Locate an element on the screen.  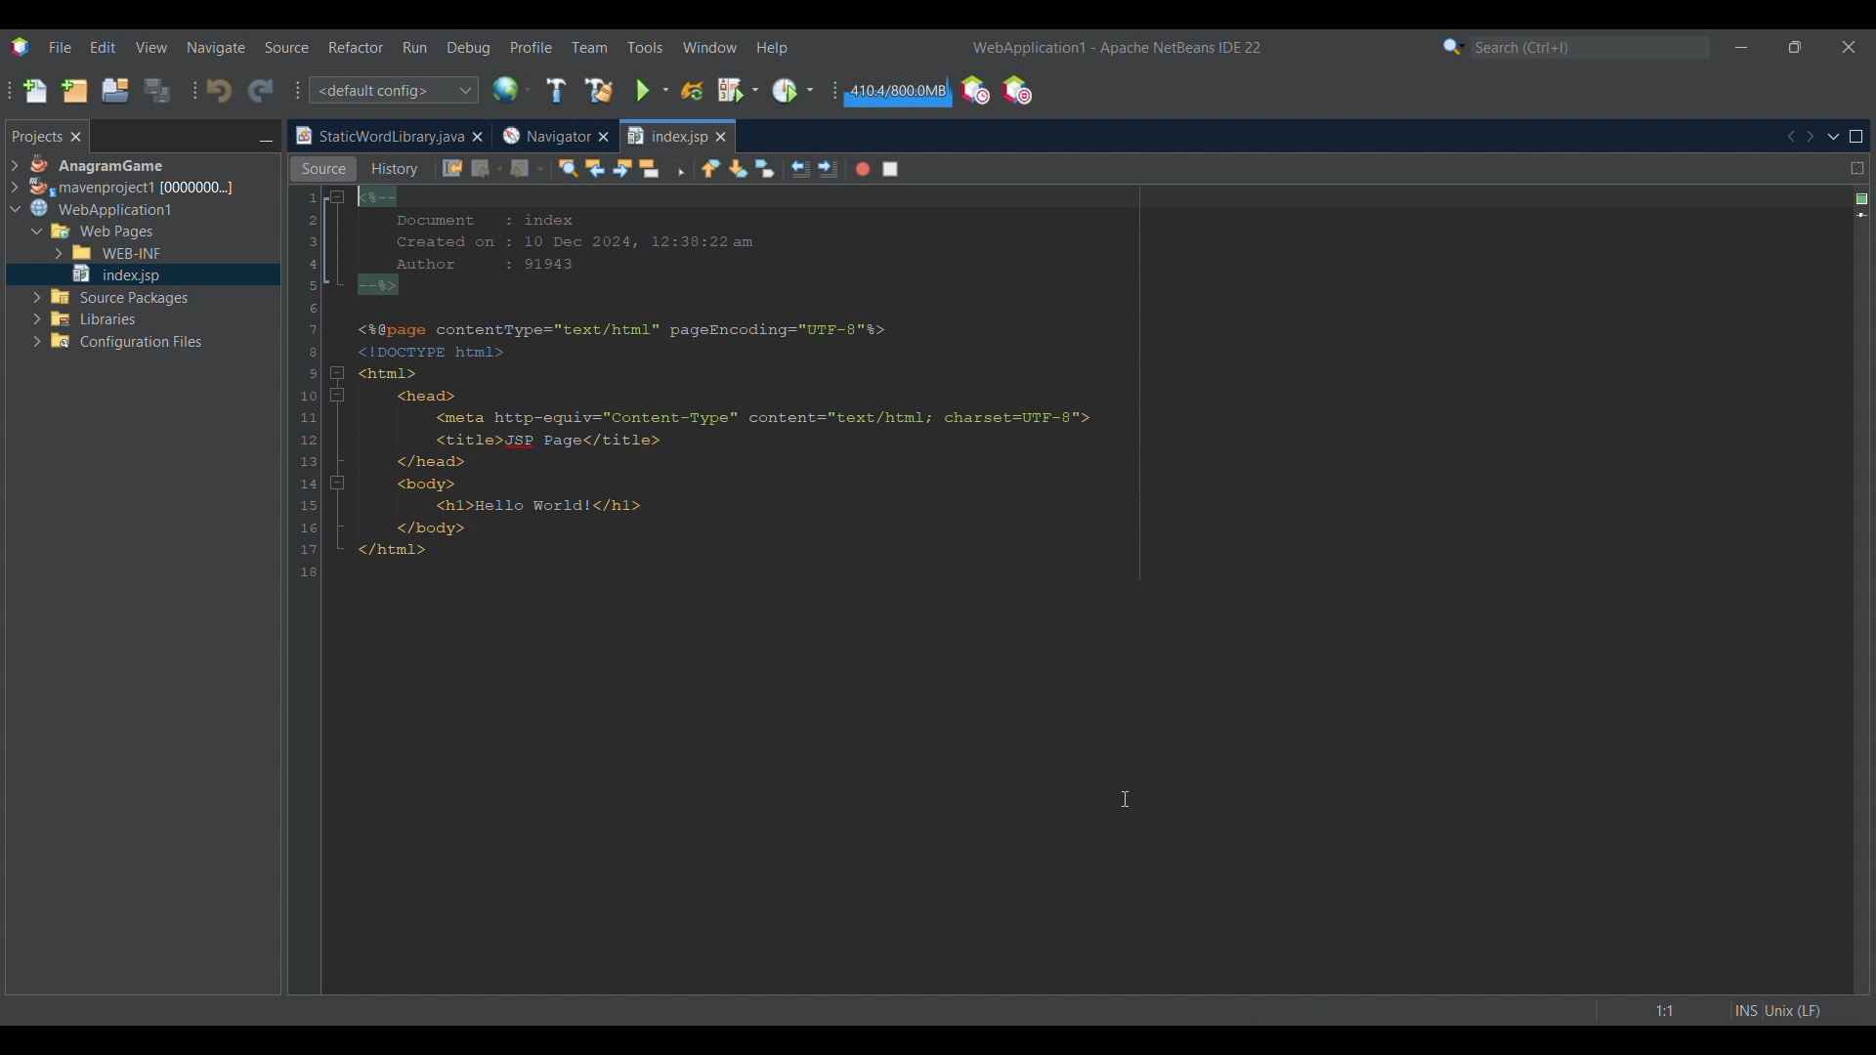
Current tab highlighted is located at coordinates (666, 137).